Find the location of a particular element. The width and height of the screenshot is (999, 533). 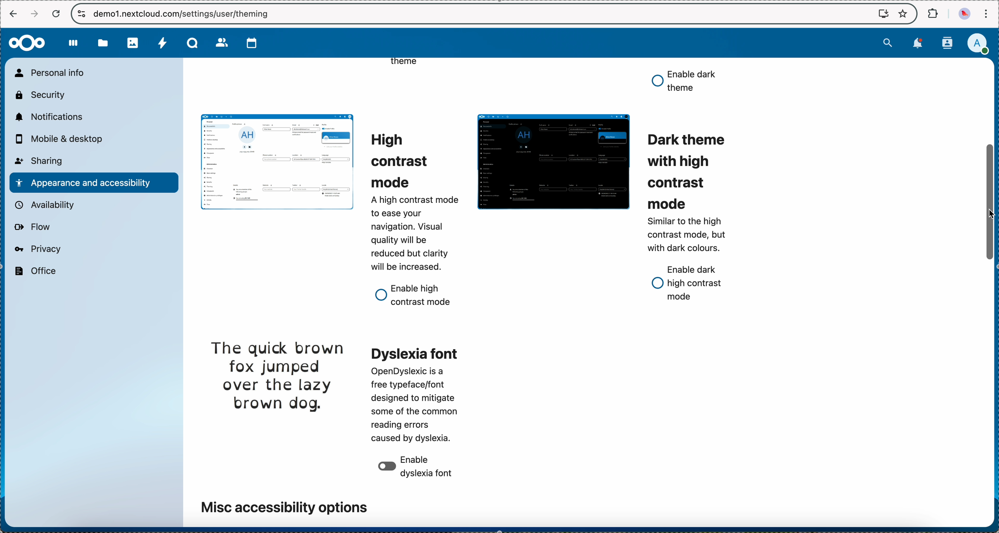

office is located at coordinates (36, 272).